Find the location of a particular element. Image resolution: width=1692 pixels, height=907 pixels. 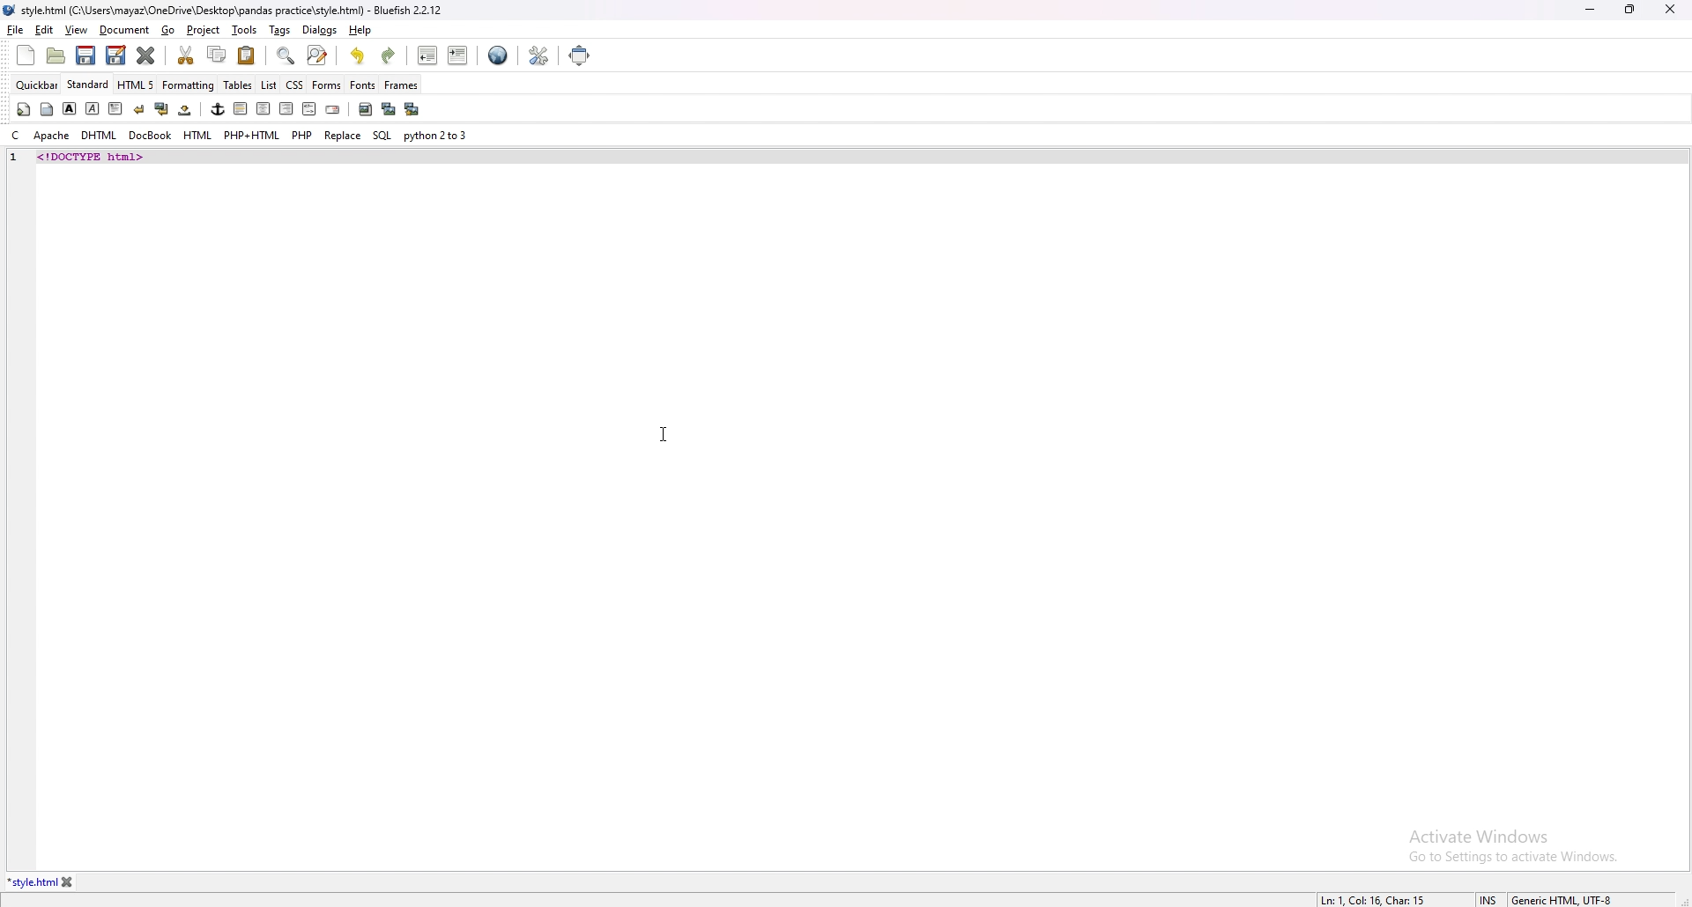

paragraph is located at coordinates (114, 107).